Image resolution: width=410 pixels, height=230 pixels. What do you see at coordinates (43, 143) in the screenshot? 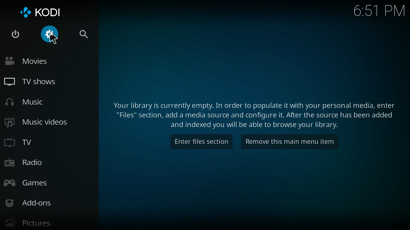
I see `tv` at bounding box center [43, 143].